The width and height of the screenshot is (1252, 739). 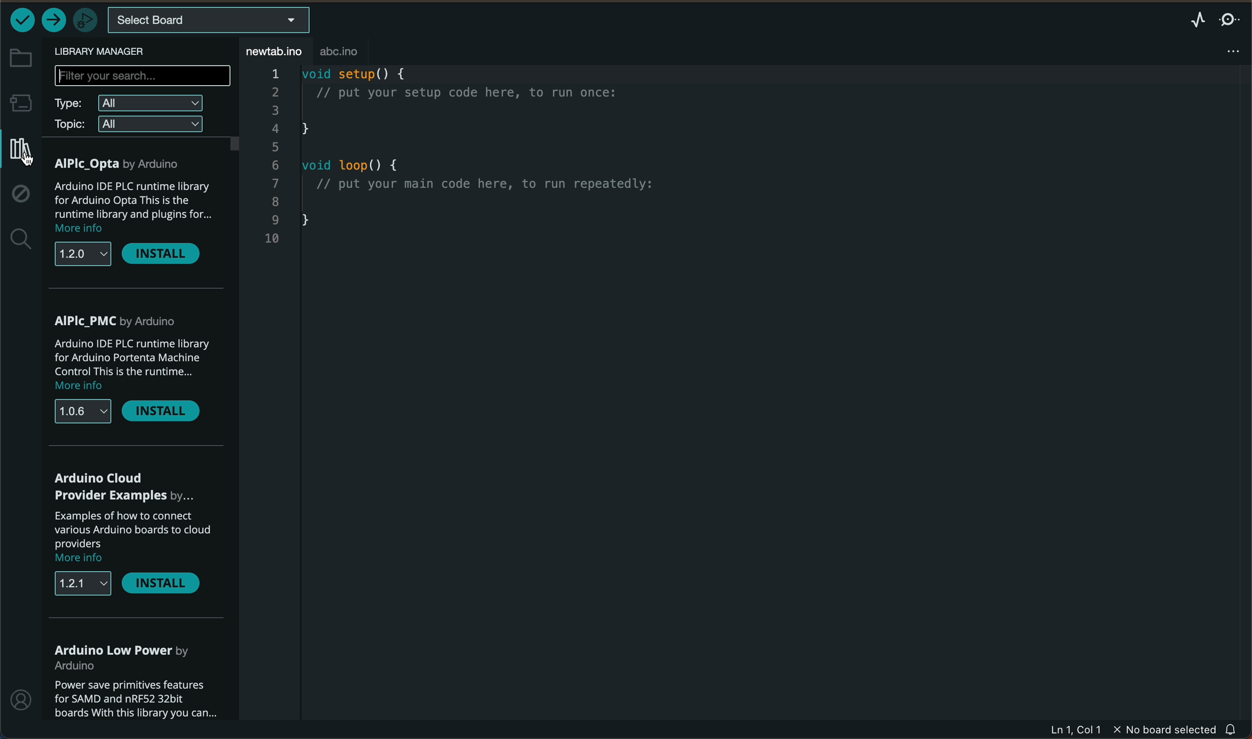 I want to click on install, so click(x=171, y=412).